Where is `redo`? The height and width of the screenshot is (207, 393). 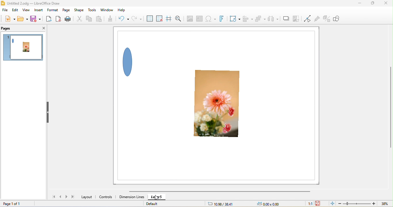 redo is located at coordinates (136, 19).